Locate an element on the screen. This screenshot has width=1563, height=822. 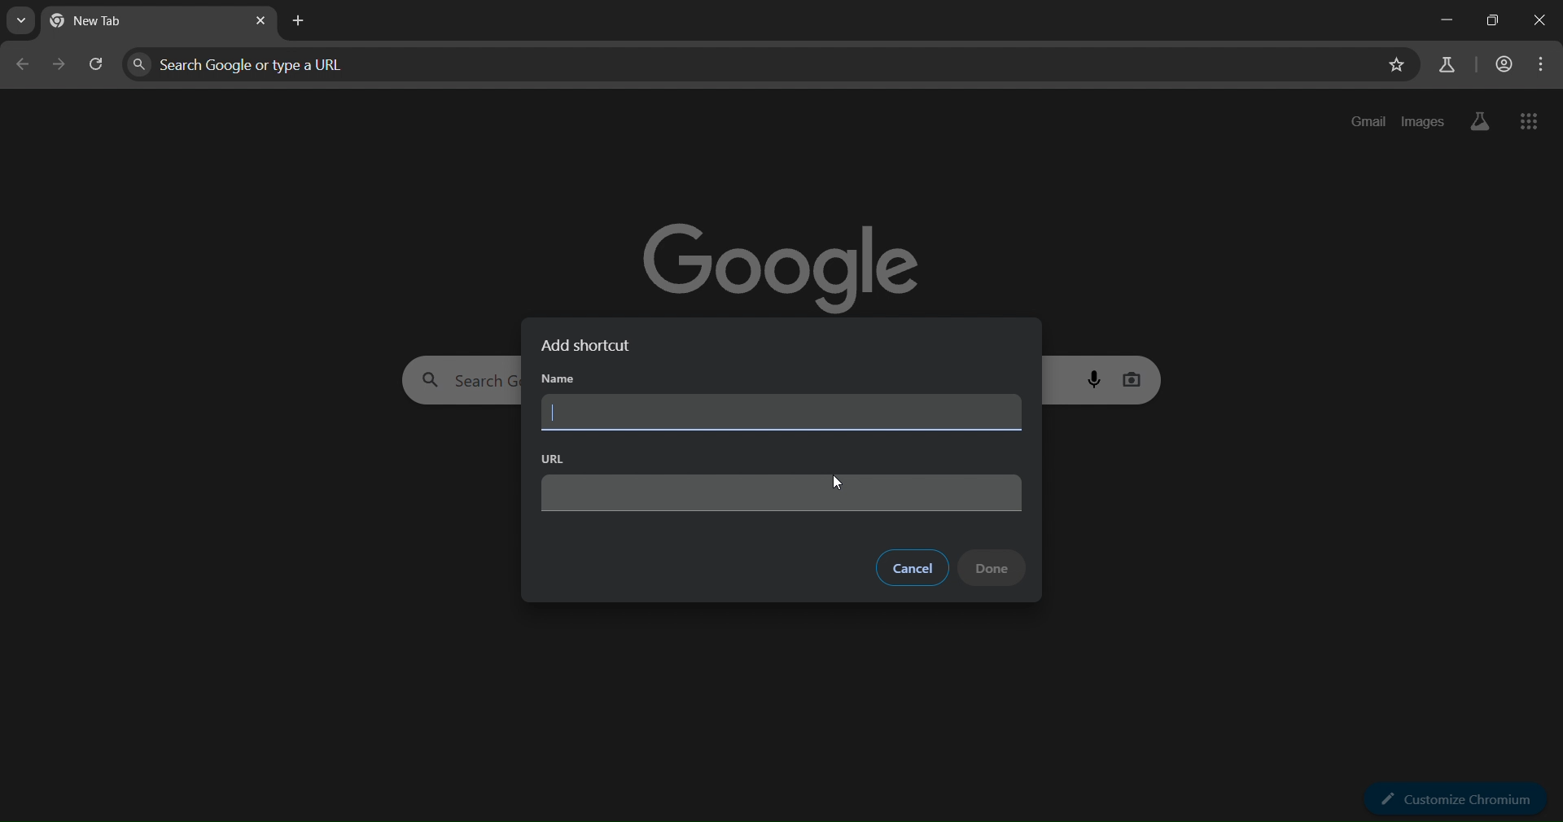
search labs is located at coordinates (1445, 64).